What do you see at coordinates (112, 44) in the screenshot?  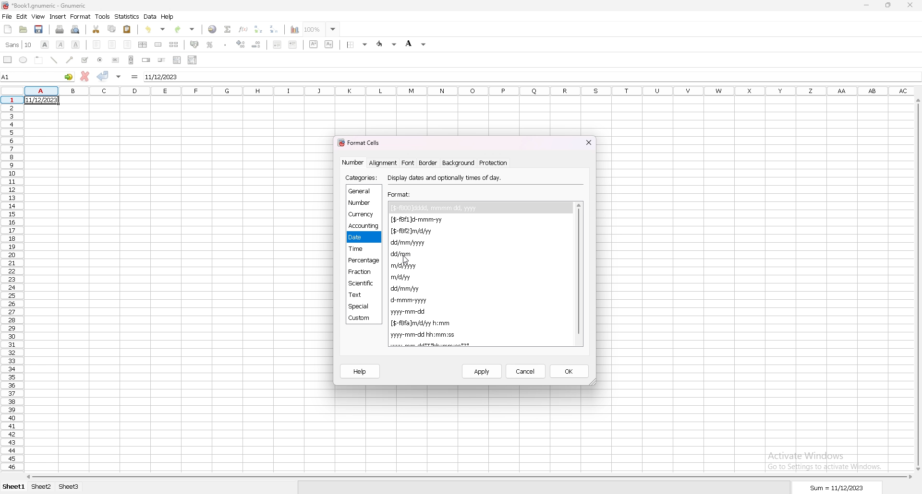 I see `centre` at bounding box center [112, 44].